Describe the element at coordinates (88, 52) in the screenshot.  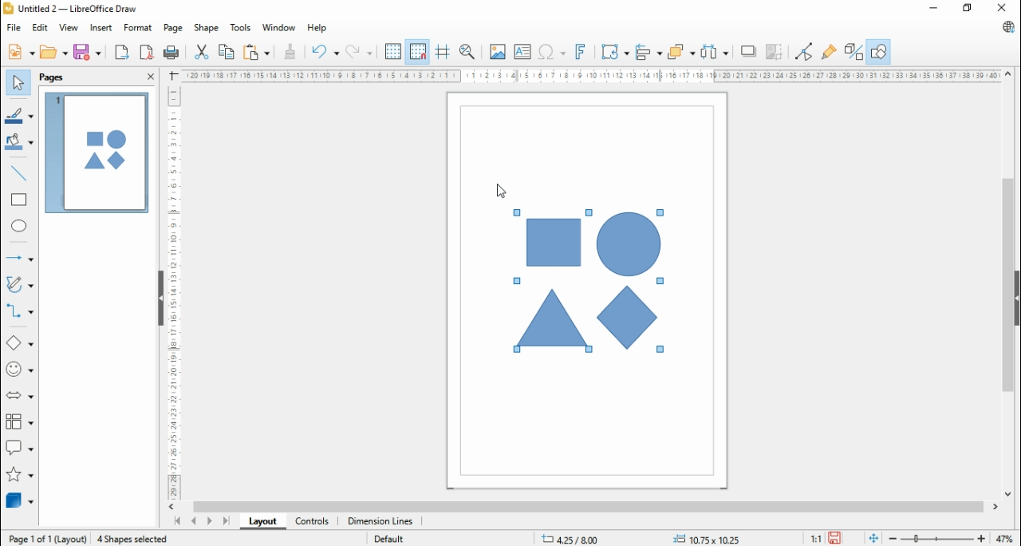
I see `save` at that location.